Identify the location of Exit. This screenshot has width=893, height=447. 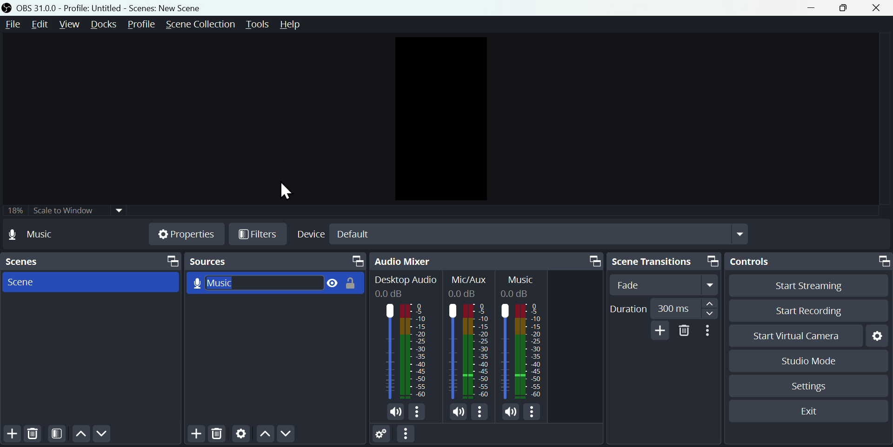
(813, 413).